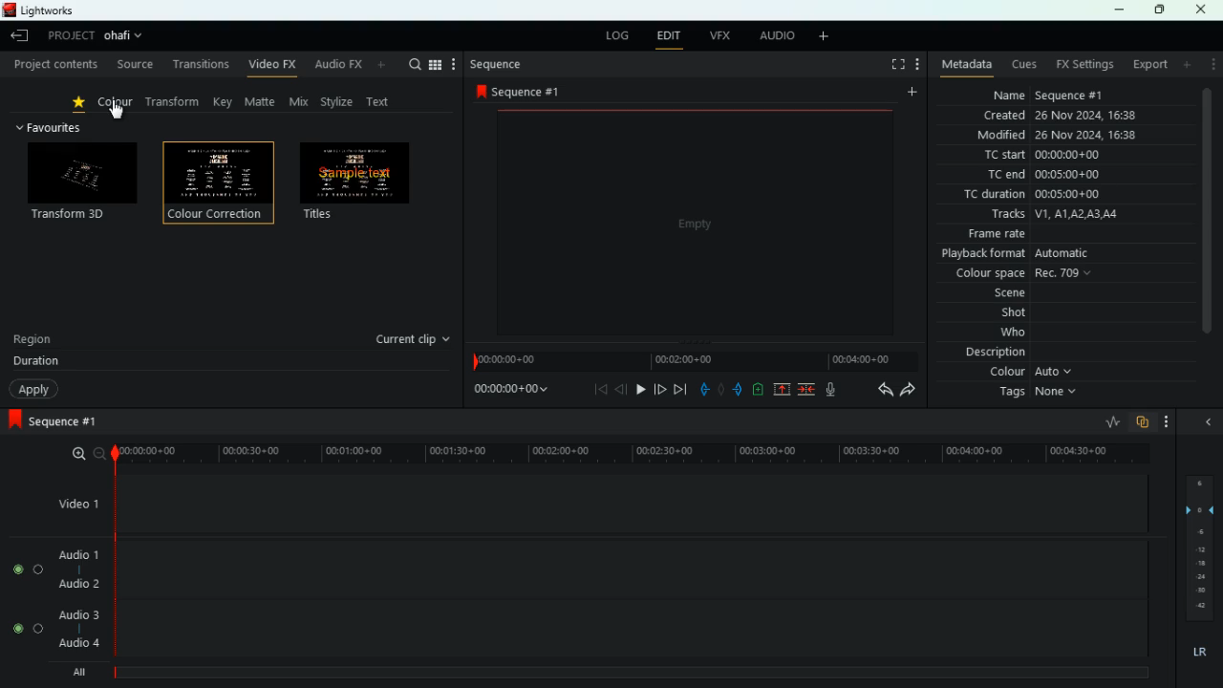 Image resolution: width=1223 pixels, height=688 pixels. Describe the element at coordinates (834, 390) in the screenshot. I see `mic` at that location.